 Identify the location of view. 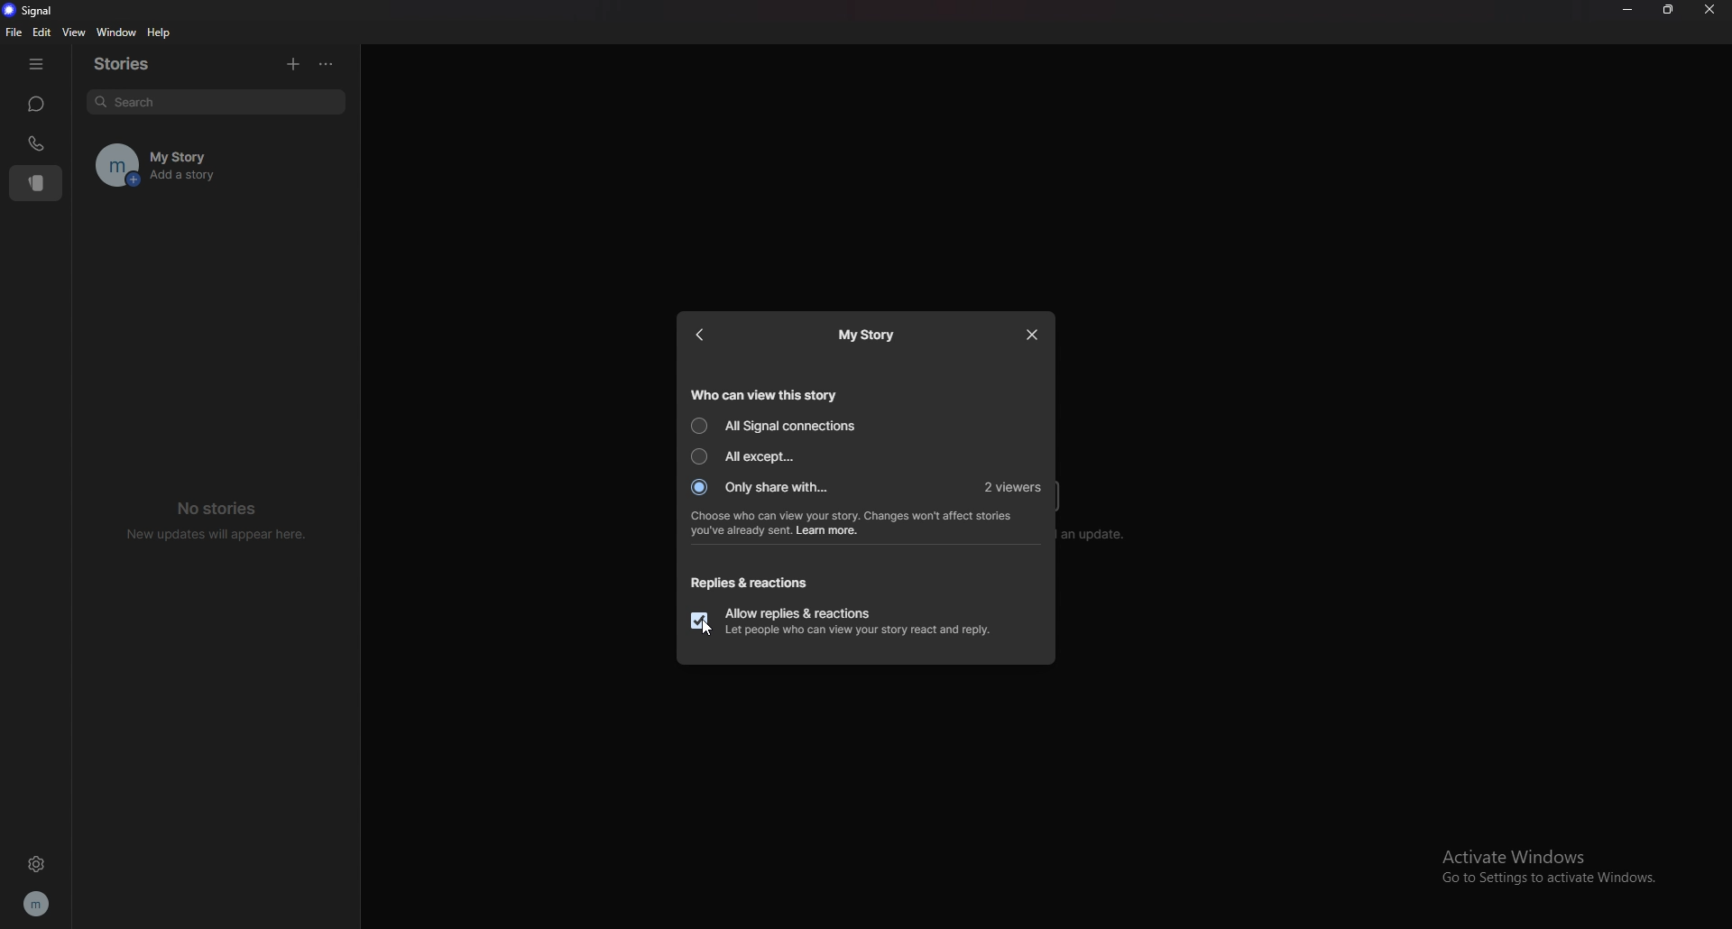
(72, 32).